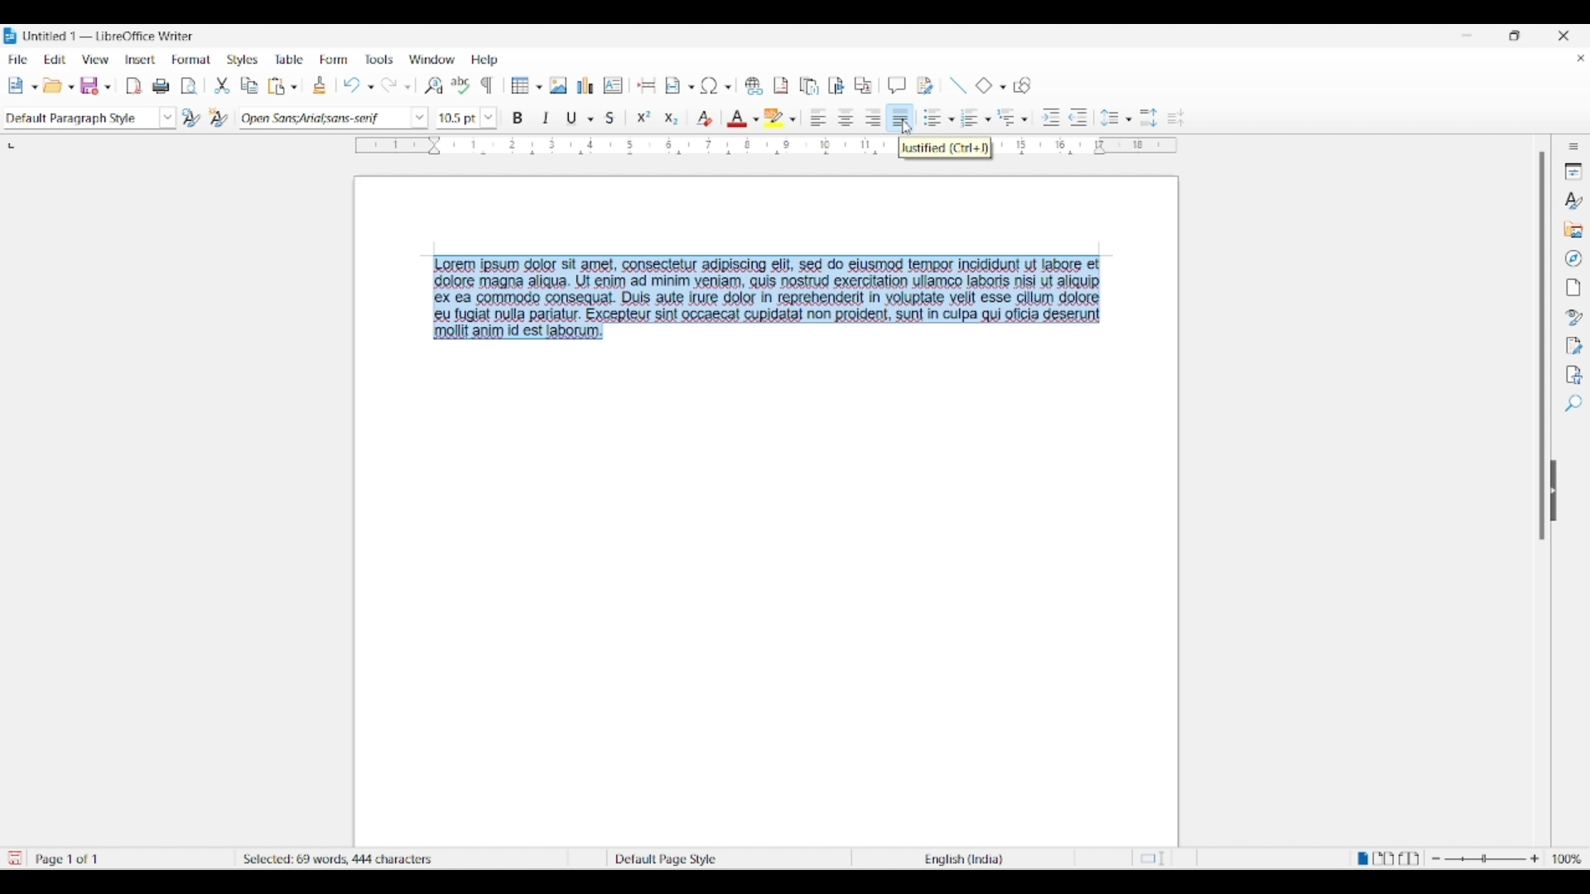  I want to click on Zoom out, so click(1436, 858).